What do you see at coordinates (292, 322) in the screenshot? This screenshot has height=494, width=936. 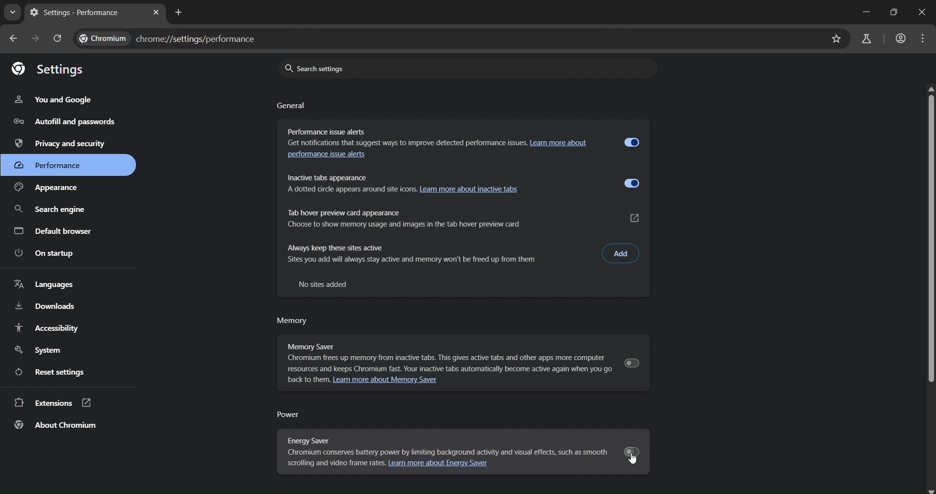 I see `memory ` at bounding box center [292, 322].